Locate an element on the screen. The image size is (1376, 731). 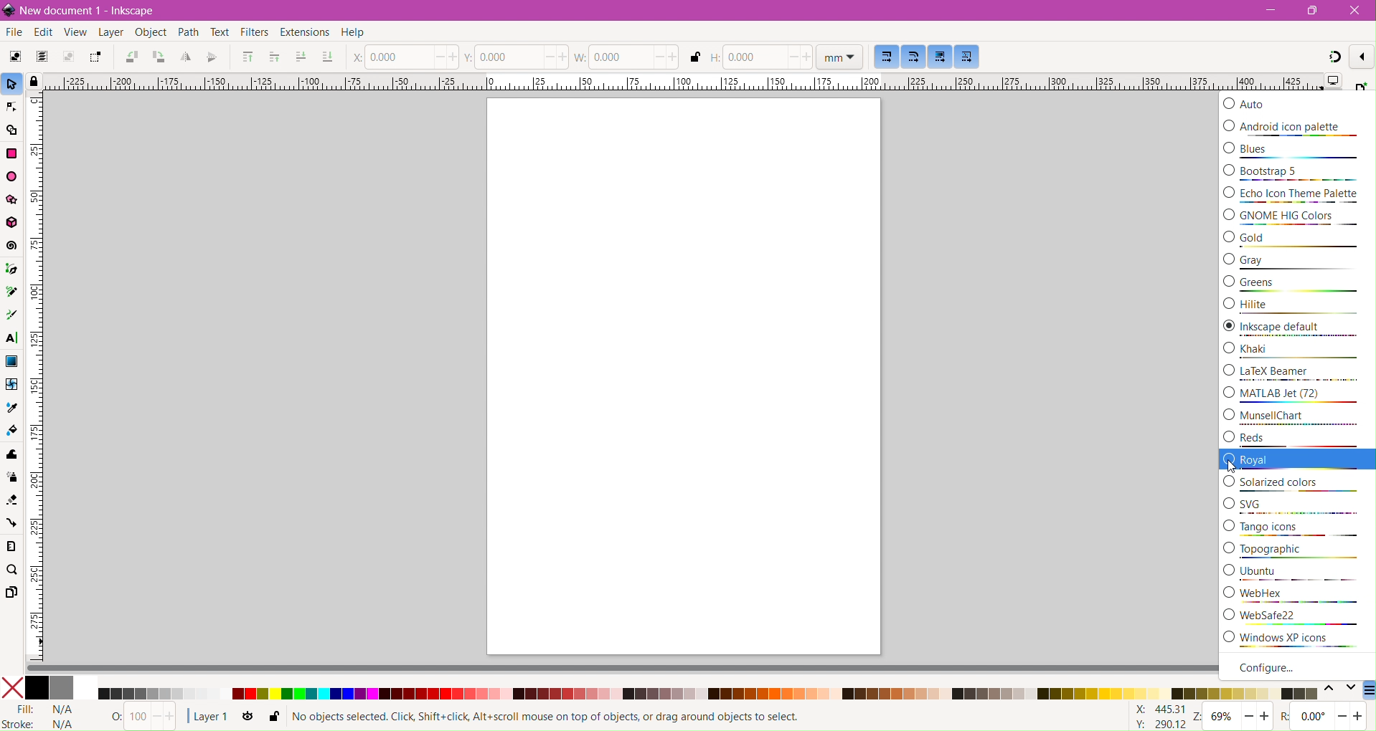
Spray Tool is located at coordinates (12, 477).